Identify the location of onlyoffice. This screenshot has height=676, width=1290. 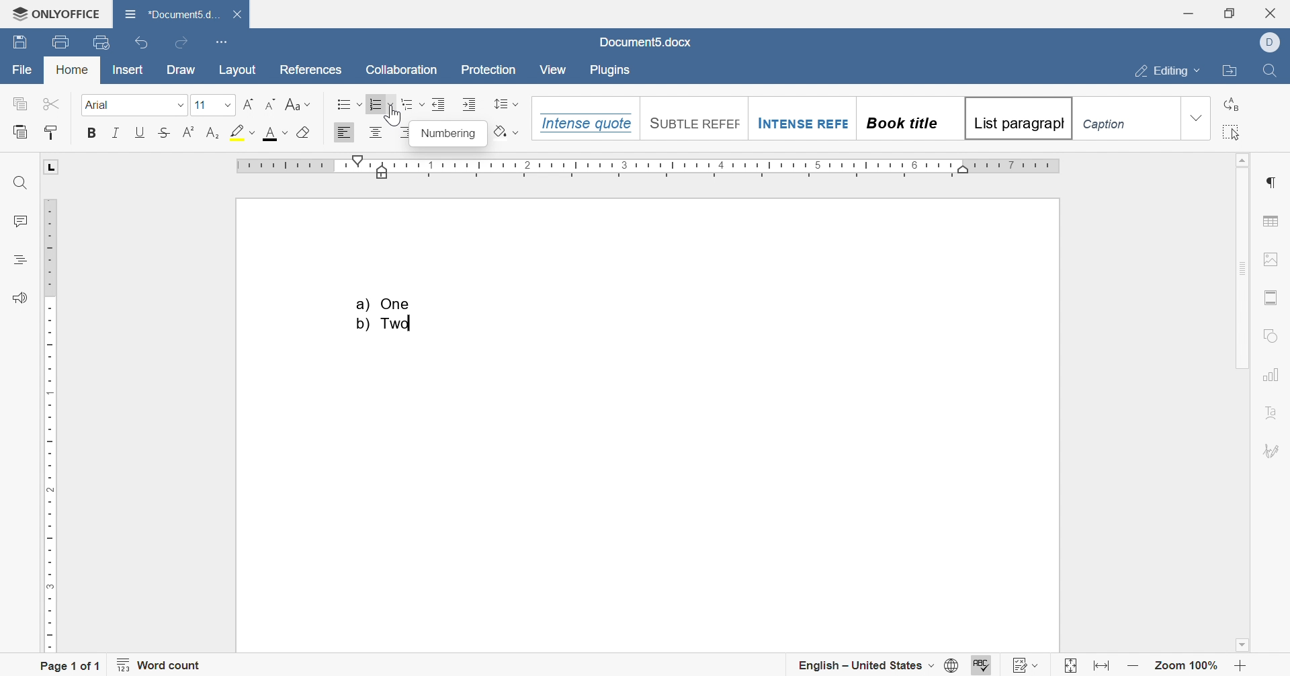
(56, 15).